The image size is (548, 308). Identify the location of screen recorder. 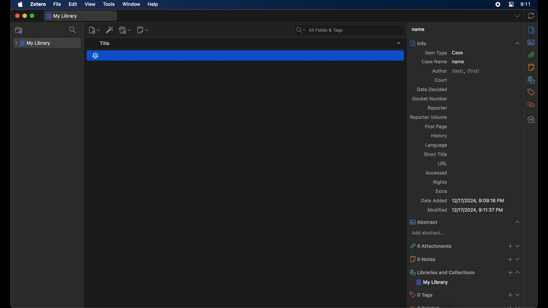
(498, 5).